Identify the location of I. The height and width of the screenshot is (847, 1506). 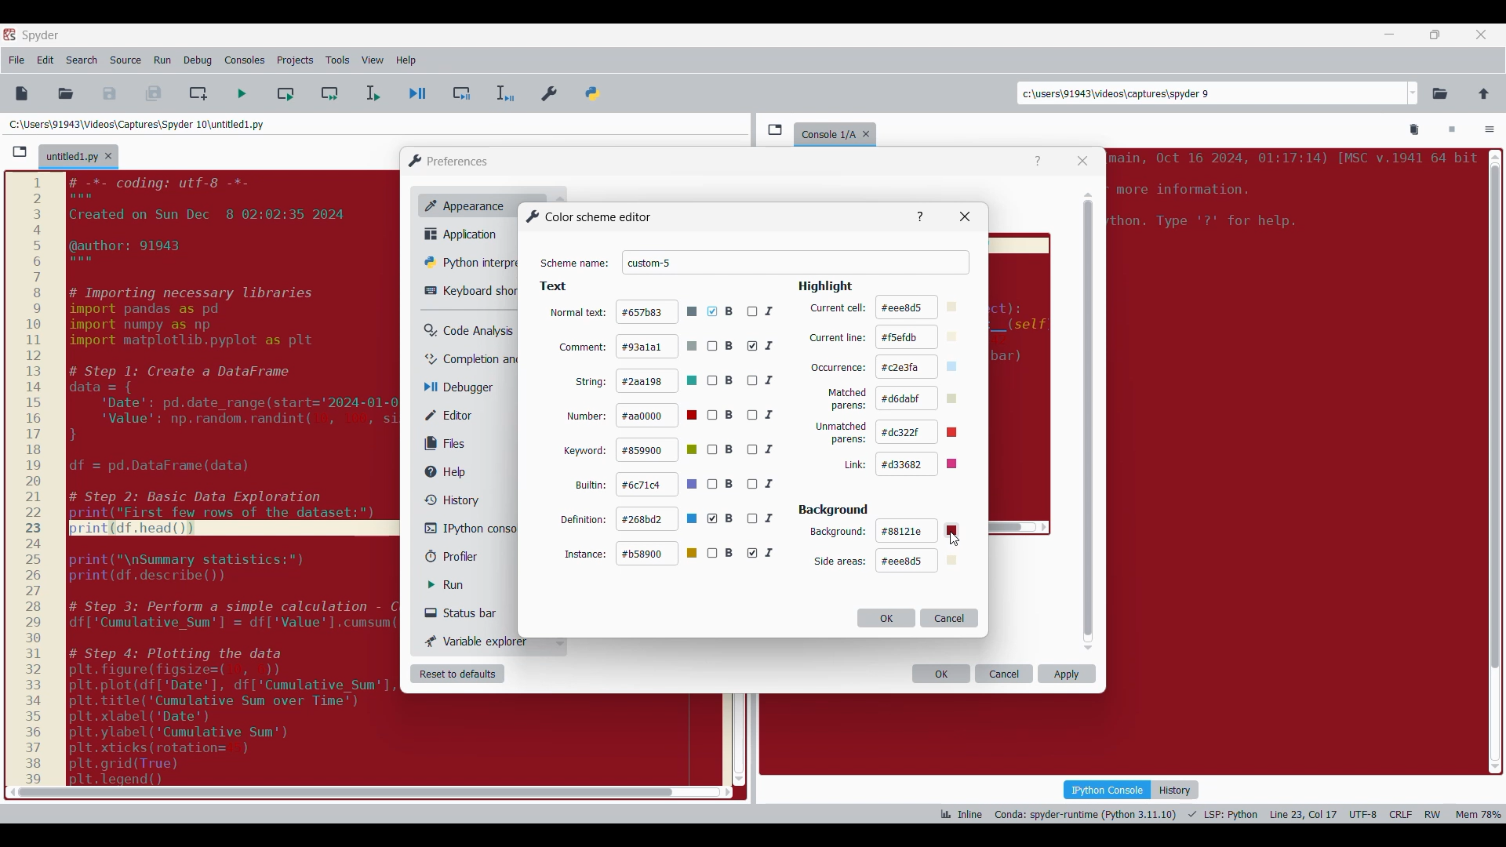
(766, 449).